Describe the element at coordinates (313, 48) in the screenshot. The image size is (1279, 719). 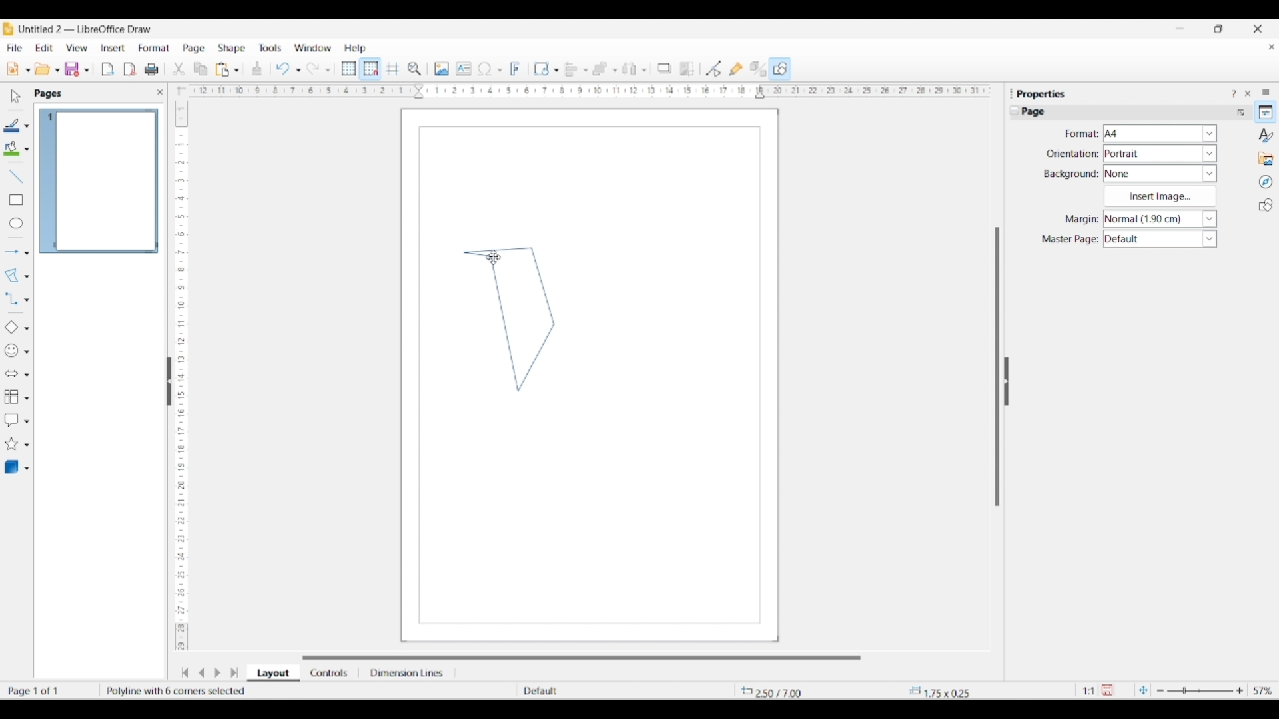
I see `Window` at that location.